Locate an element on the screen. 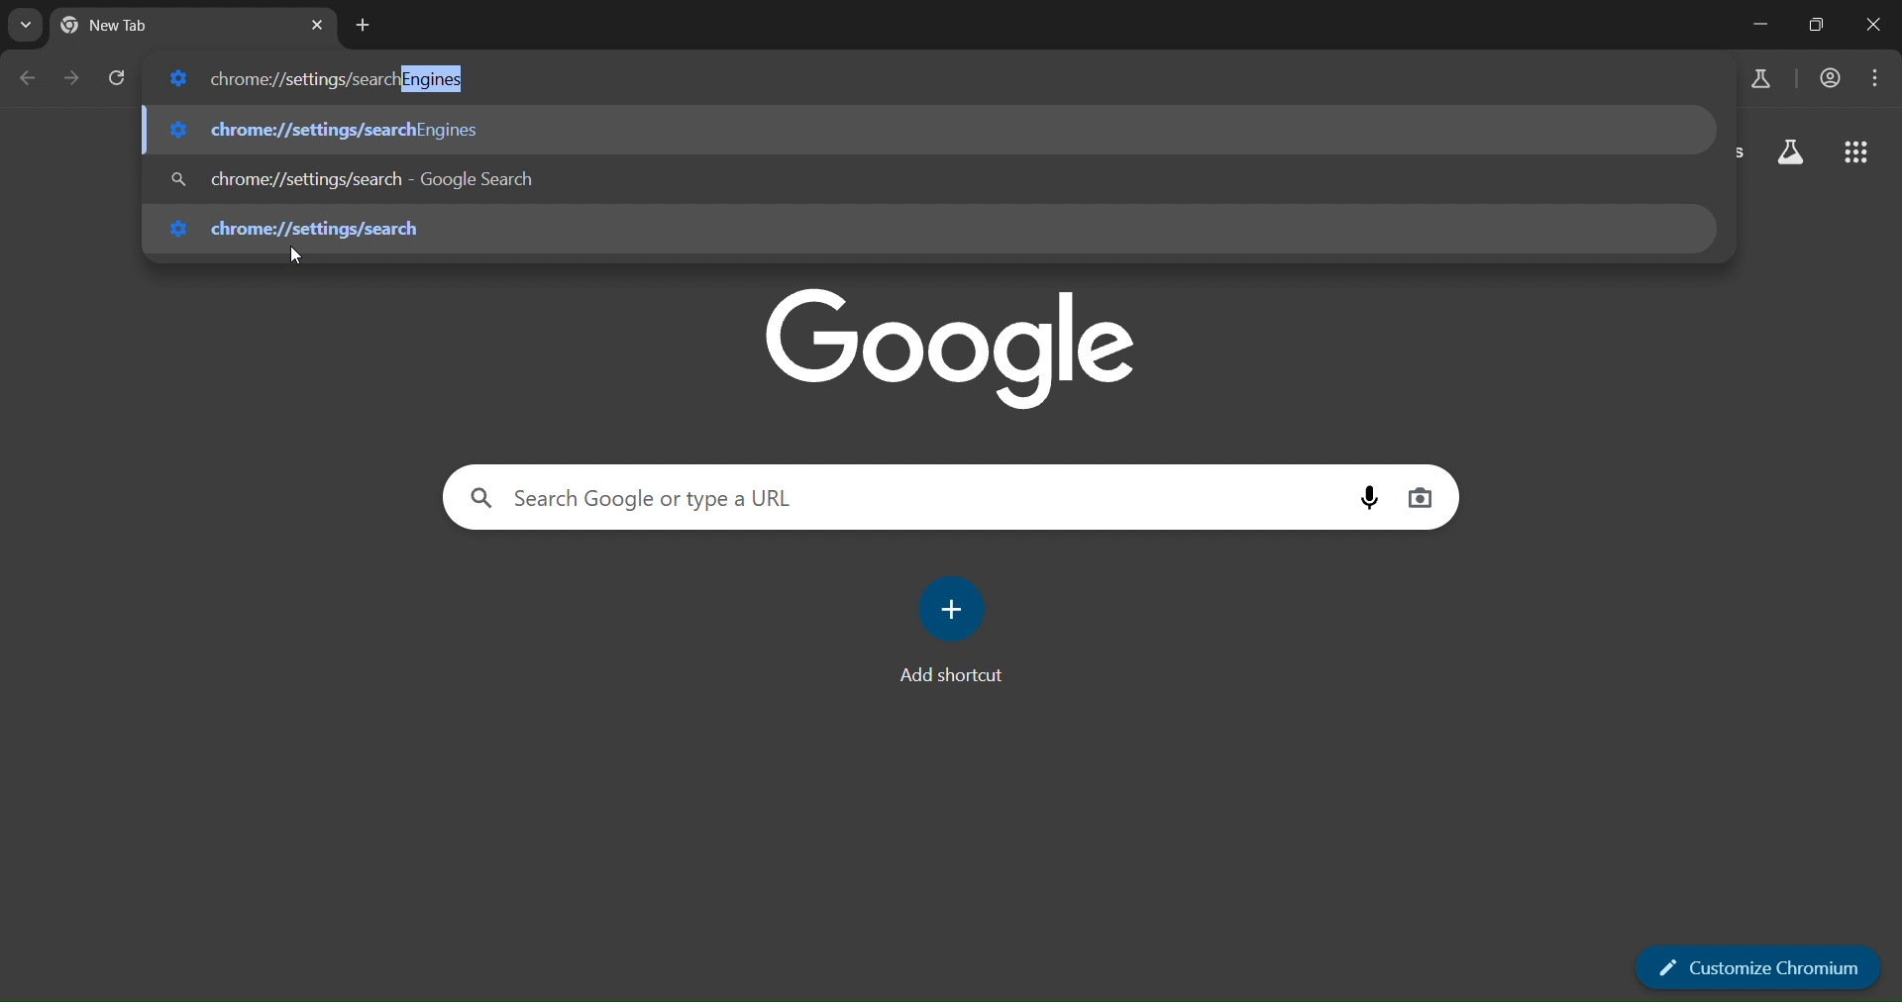  search labs is located at coordinates (1793, 150).